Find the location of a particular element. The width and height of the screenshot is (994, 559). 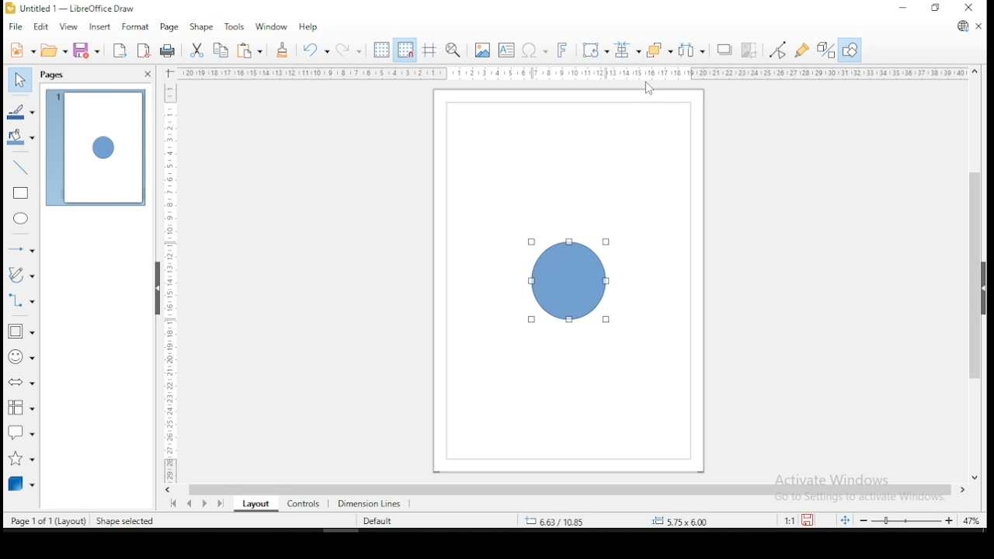

format is located at coordinates (134, 25).